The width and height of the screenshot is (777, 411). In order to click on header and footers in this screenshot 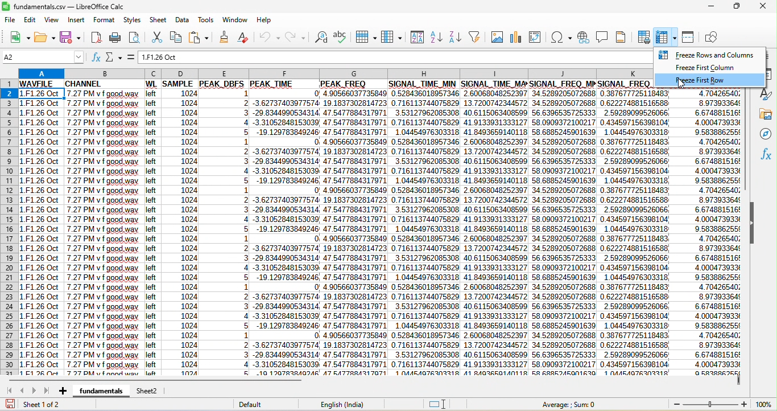, I will do `click(625, 38)`.